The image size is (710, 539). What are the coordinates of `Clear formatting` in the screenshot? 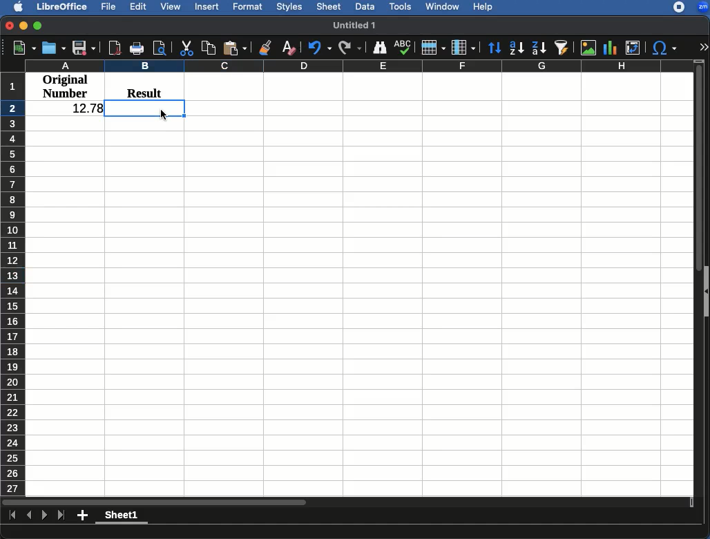 It's located at (289, 46).